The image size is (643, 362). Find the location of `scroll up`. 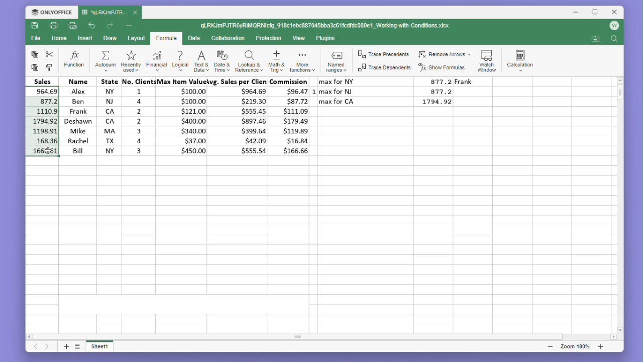

scroll up is located at coordinates (620, 80).